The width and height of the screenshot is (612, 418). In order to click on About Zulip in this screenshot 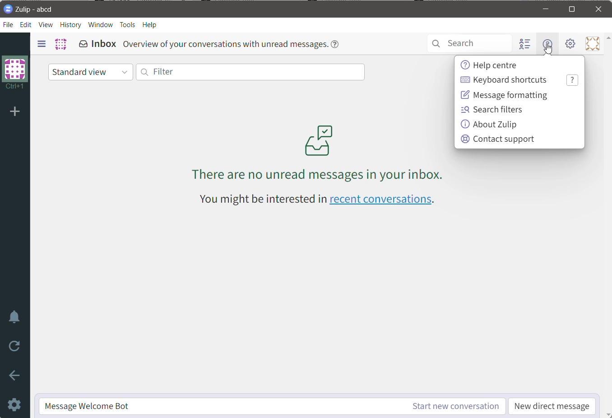, I will do `click(488, 124)`.